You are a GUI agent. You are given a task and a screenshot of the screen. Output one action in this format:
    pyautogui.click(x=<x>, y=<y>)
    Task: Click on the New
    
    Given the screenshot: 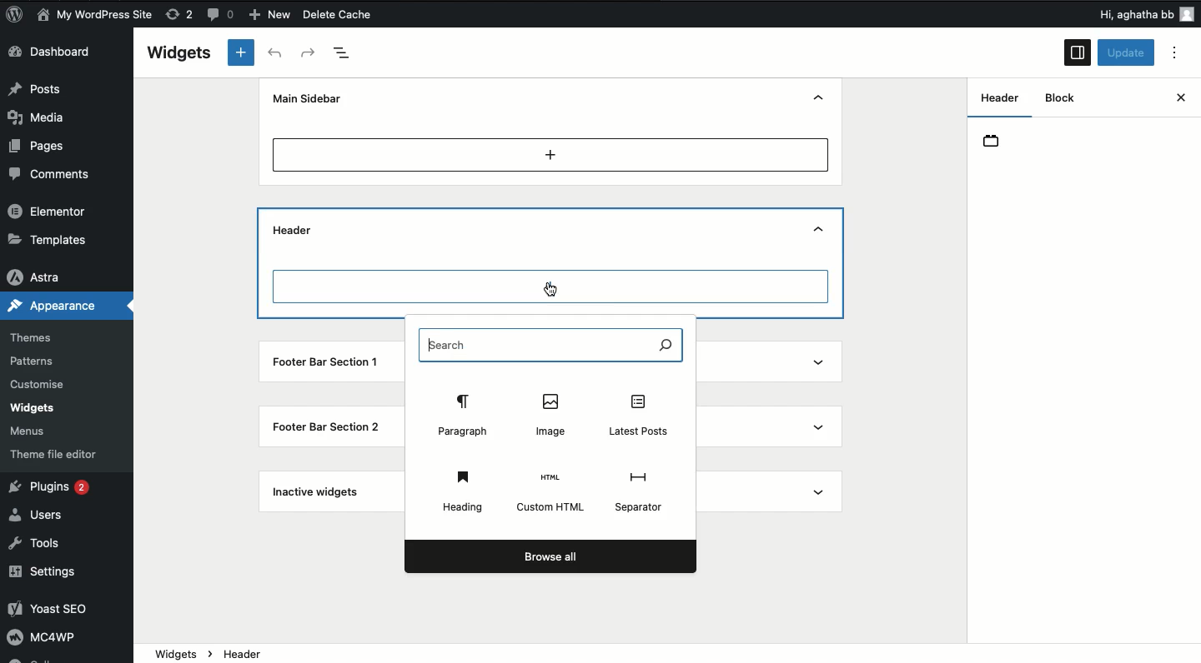 What is the action you would take?
    pyautogui.click(x=272, y=15)
    